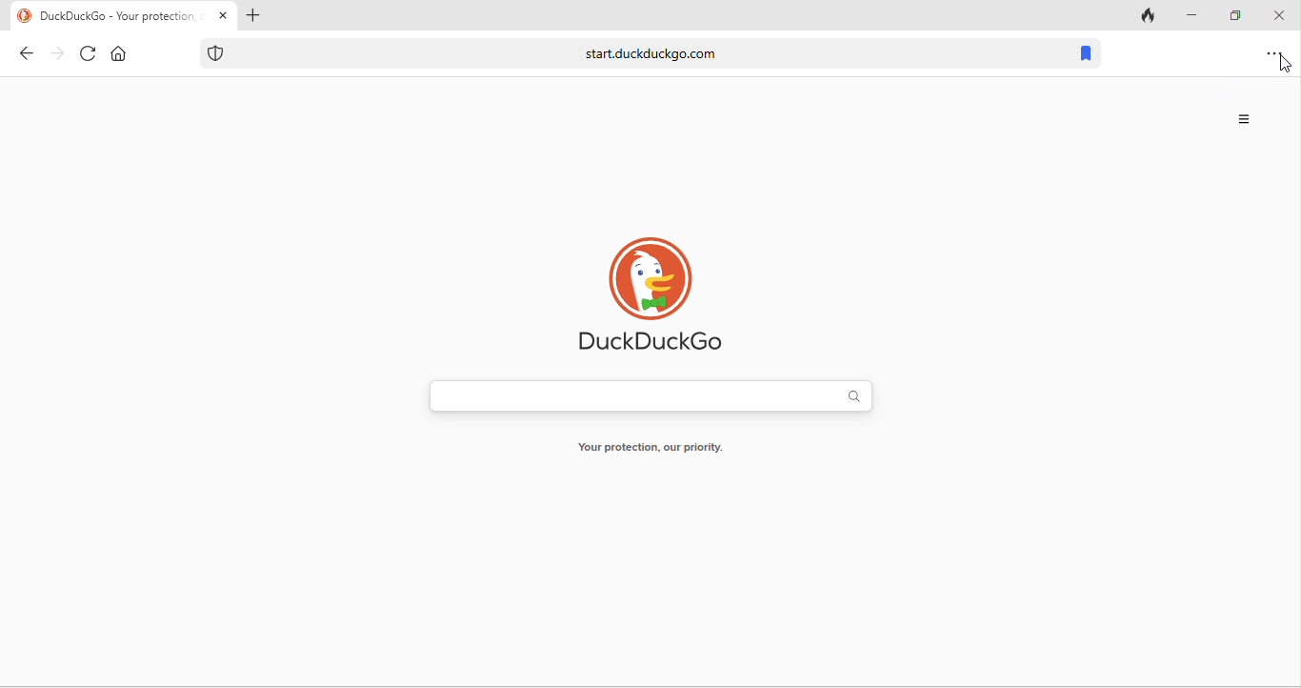 Image resolution: width=1301 pixels, height=688 pixels. I want to click on minimize, so click(1192, 14).